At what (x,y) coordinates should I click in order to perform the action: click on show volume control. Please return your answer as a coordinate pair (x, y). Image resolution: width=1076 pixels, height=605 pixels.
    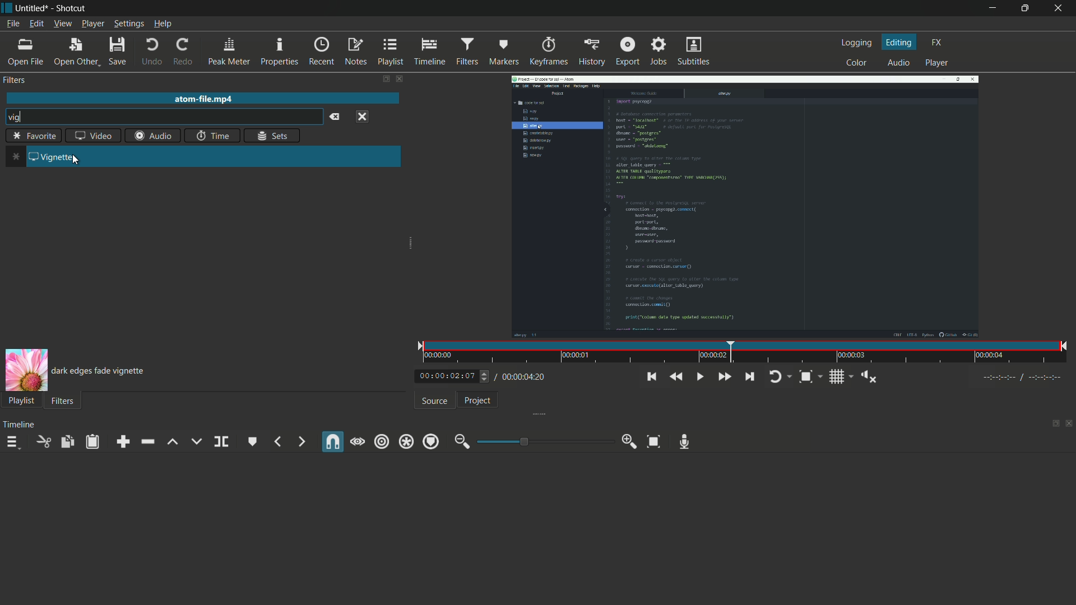
    Looking at the image, I should click on (869, 377).